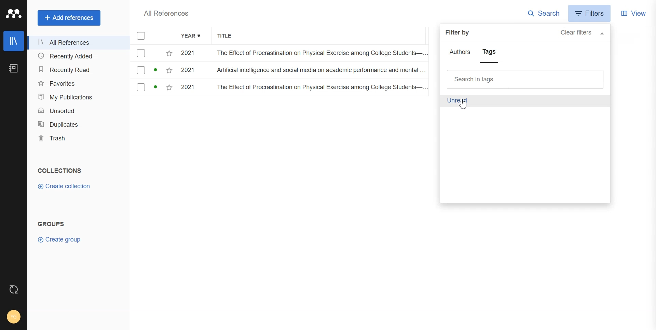 The image size is (656, 330). Describe the element at coordinates (78, 124) in the screenshot. I see `Duplicates` at that location.